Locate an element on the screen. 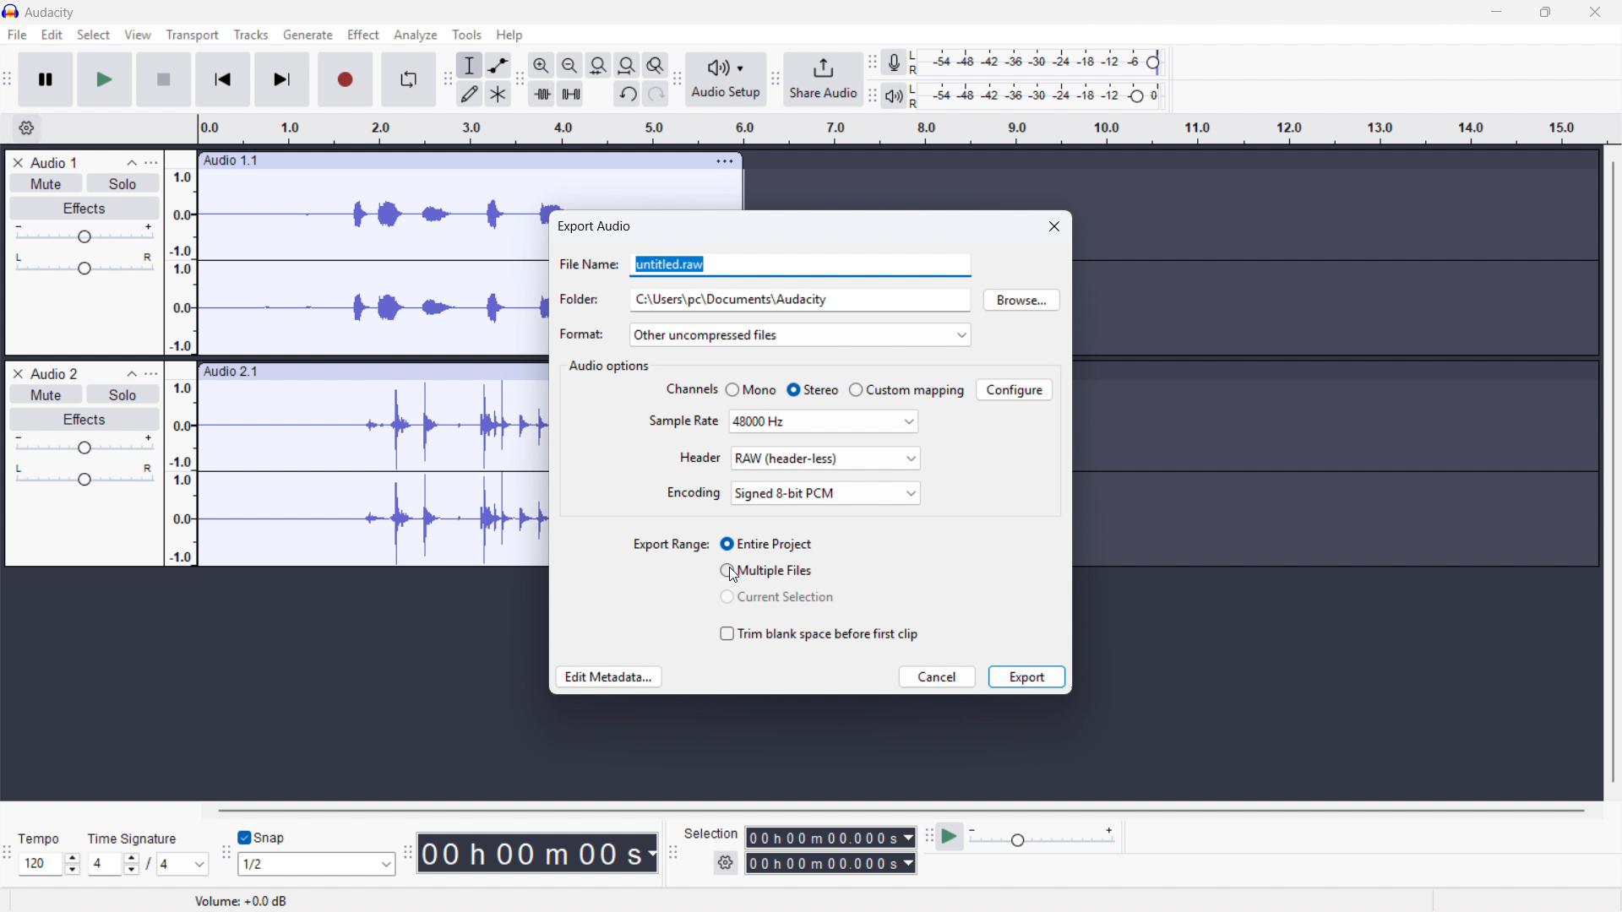 Image resolution: width=1622 pixels, height=912 pixels. Click to drag  is located at coordinates (445, 160).